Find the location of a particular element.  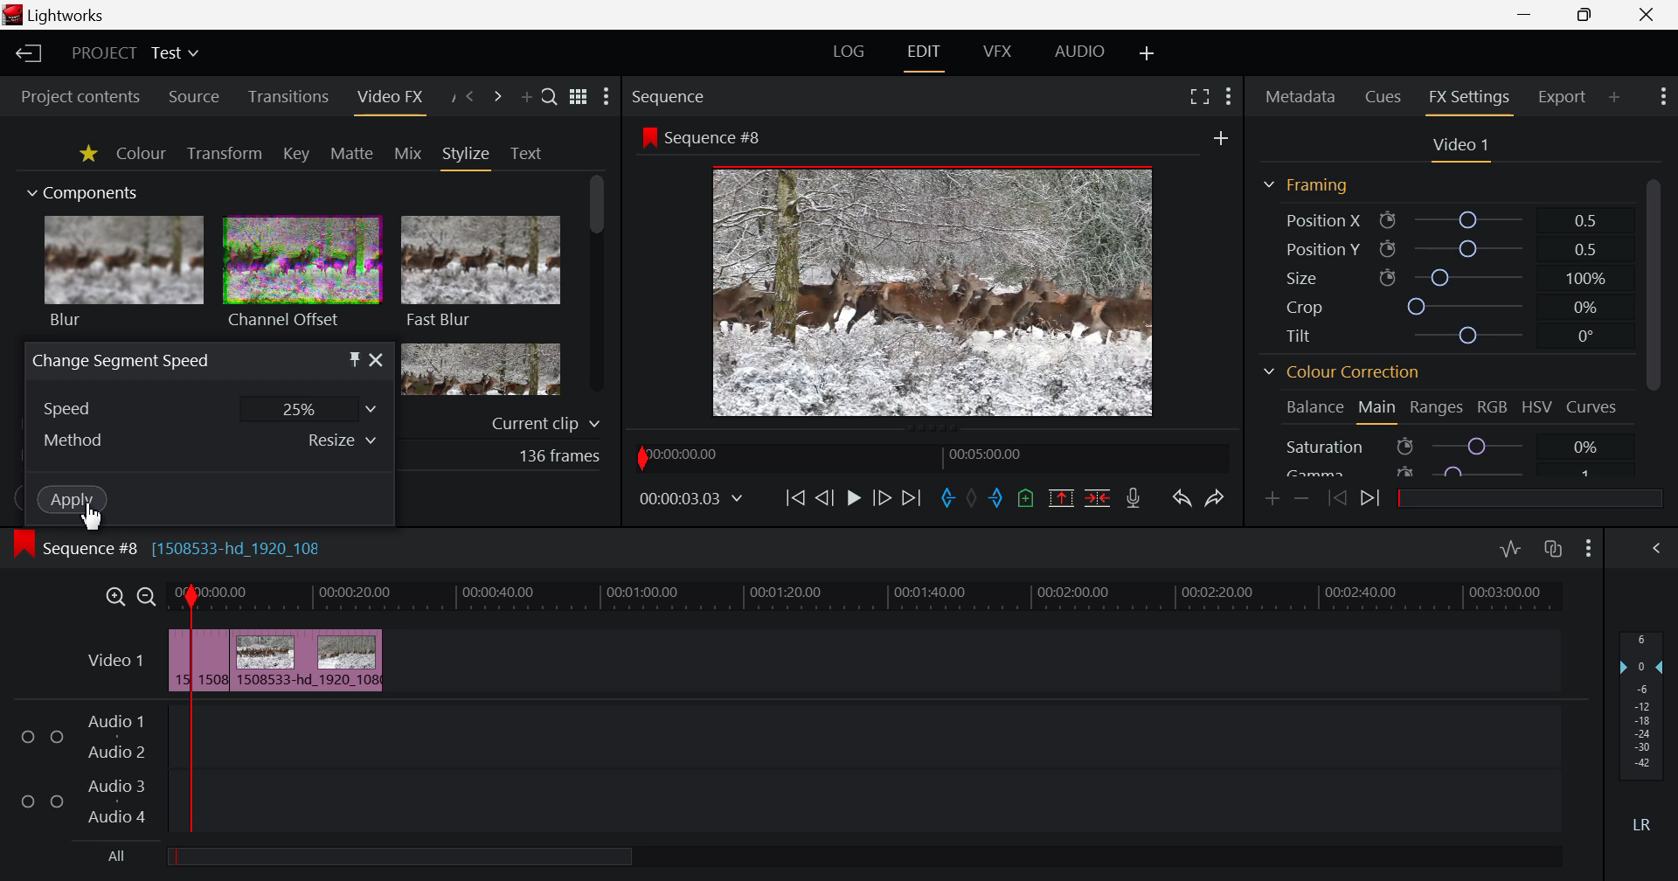

Window Title is located at coordinates (120, 360).